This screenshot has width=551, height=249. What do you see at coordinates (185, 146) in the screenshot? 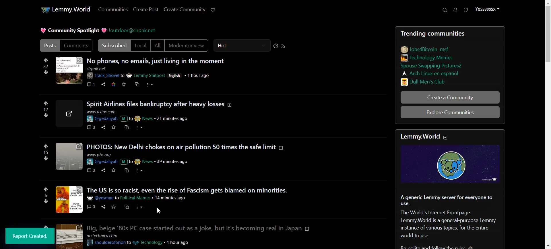
I see `posts` at bounding box center [185, 146].